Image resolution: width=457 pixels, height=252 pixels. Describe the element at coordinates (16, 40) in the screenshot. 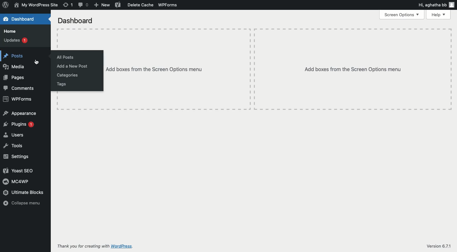

I see `Updates` at that location.